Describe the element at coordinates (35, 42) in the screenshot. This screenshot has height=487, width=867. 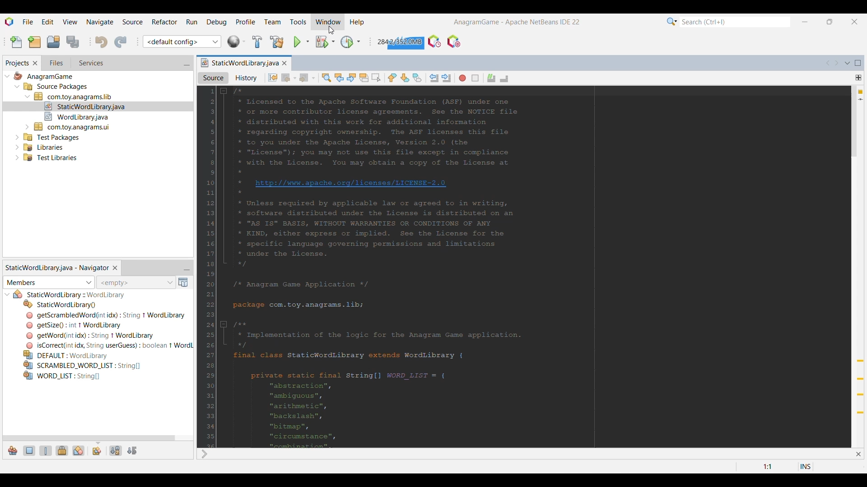
I see `New project` at that location.